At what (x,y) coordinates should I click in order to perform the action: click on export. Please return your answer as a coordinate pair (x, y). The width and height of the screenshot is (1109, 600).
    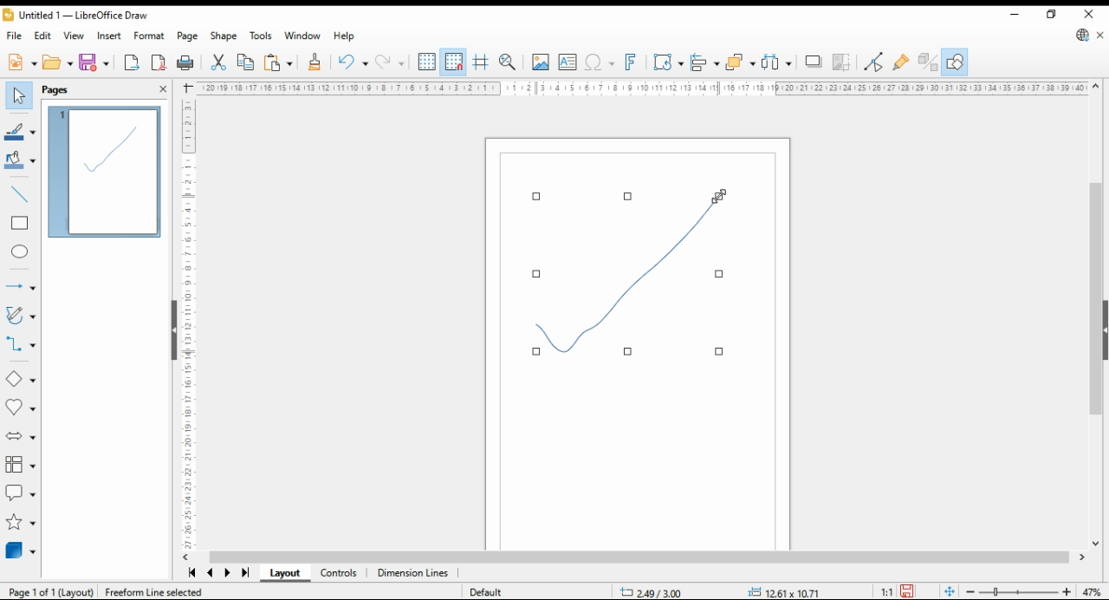
    Looking at the image, I should click on (132, 62).